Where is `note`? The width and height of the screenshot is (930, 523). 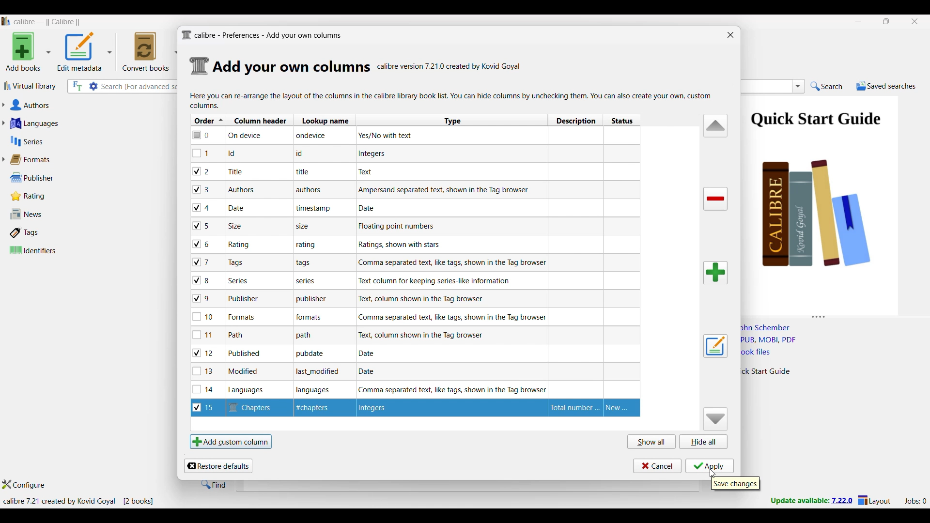 note is located at coordinates (313, 298).